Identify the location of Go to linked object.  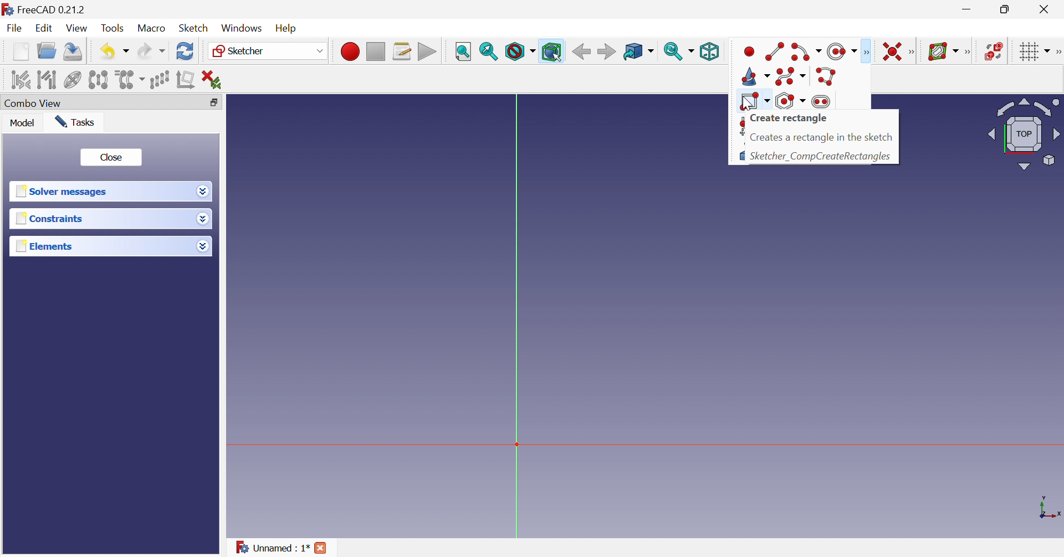
(638, 52).